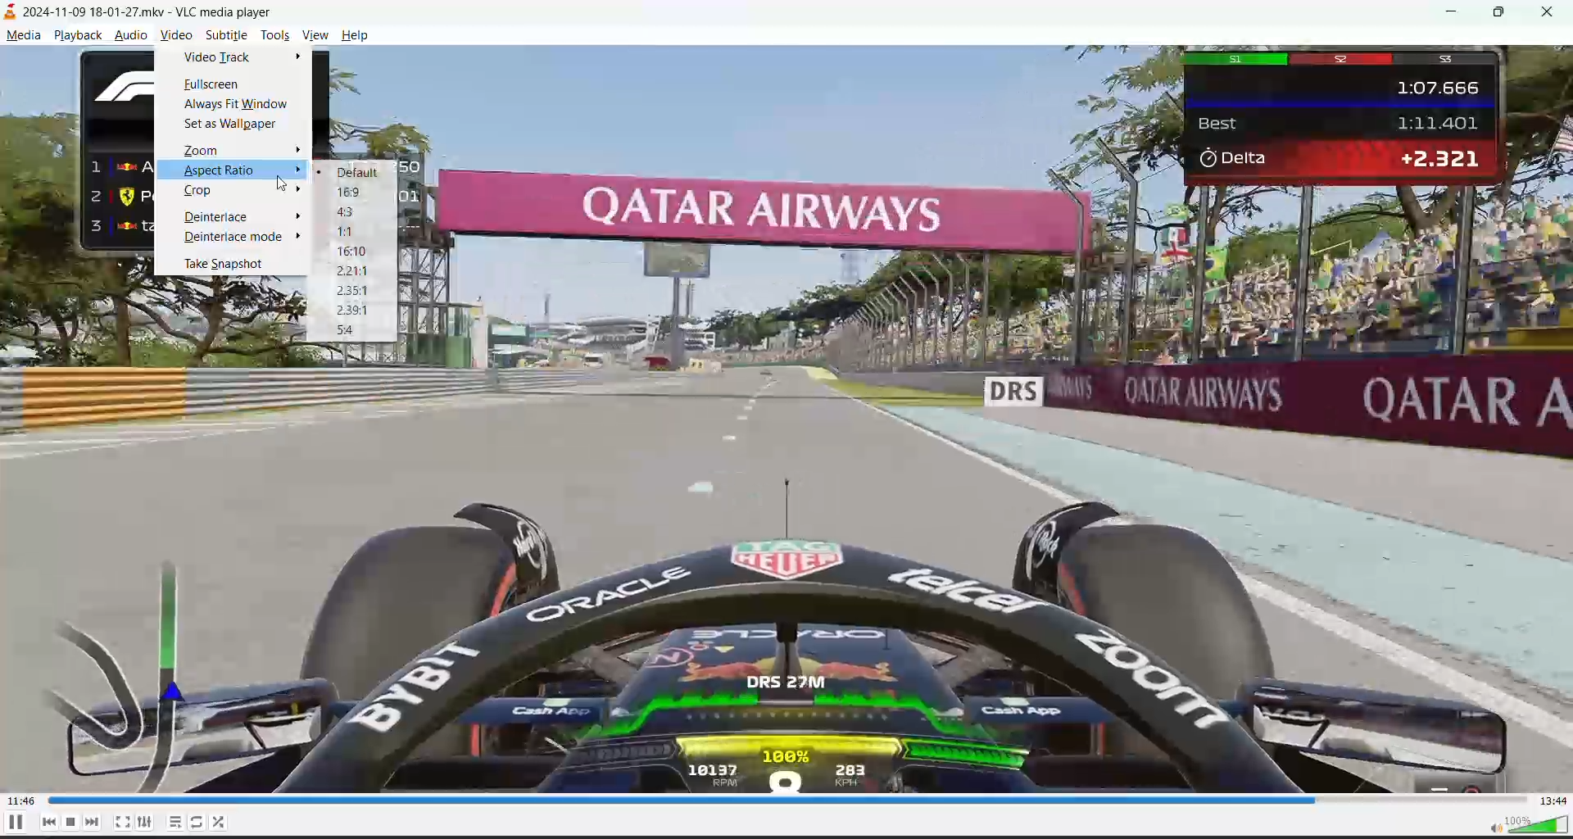 The height and width of the screenshot is (839, 1573). I want to click on aspect ratio, so click(222, 170).